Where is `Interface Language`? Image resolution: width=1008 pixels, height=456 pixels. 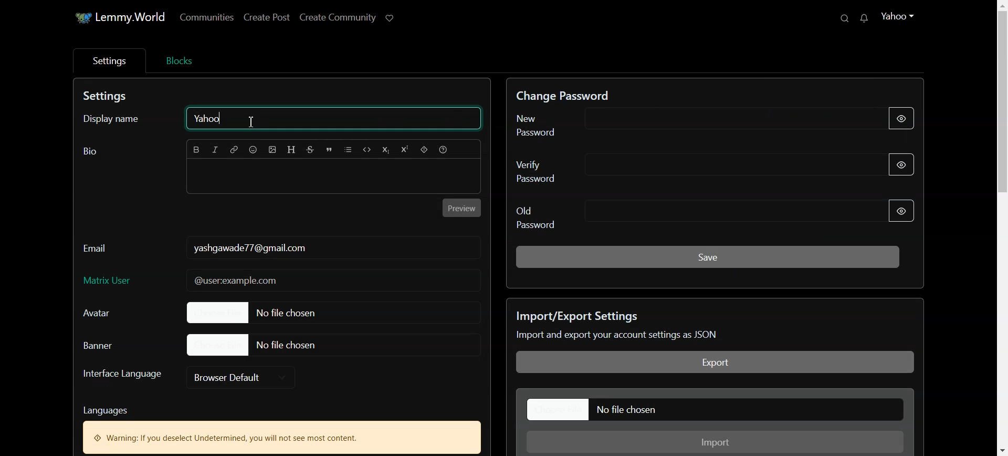 Interface Language is located at coordinates (122, 378).